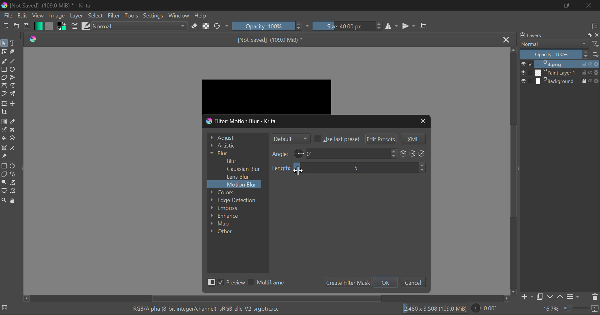 The image size is (600, 315). What do you see at coordinates (594, 26) in the screenshot?
I see `Choose Workspace` at bounding box center [594, 26].